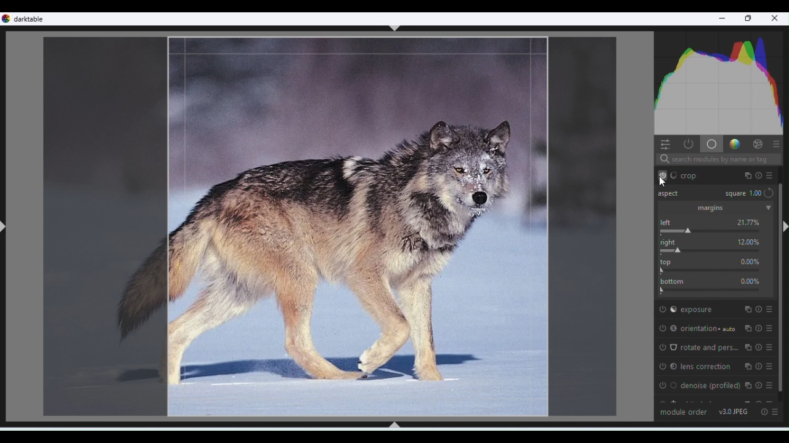  Describe the element at coordinates (721, 81) in the screenshot. I see `Histogram` at that location.